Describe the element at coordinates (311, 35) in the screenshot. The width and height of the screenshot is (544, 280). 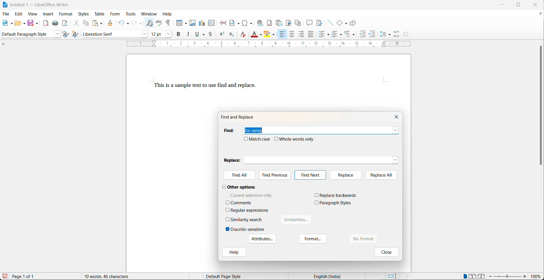
I see `justified` at that location.